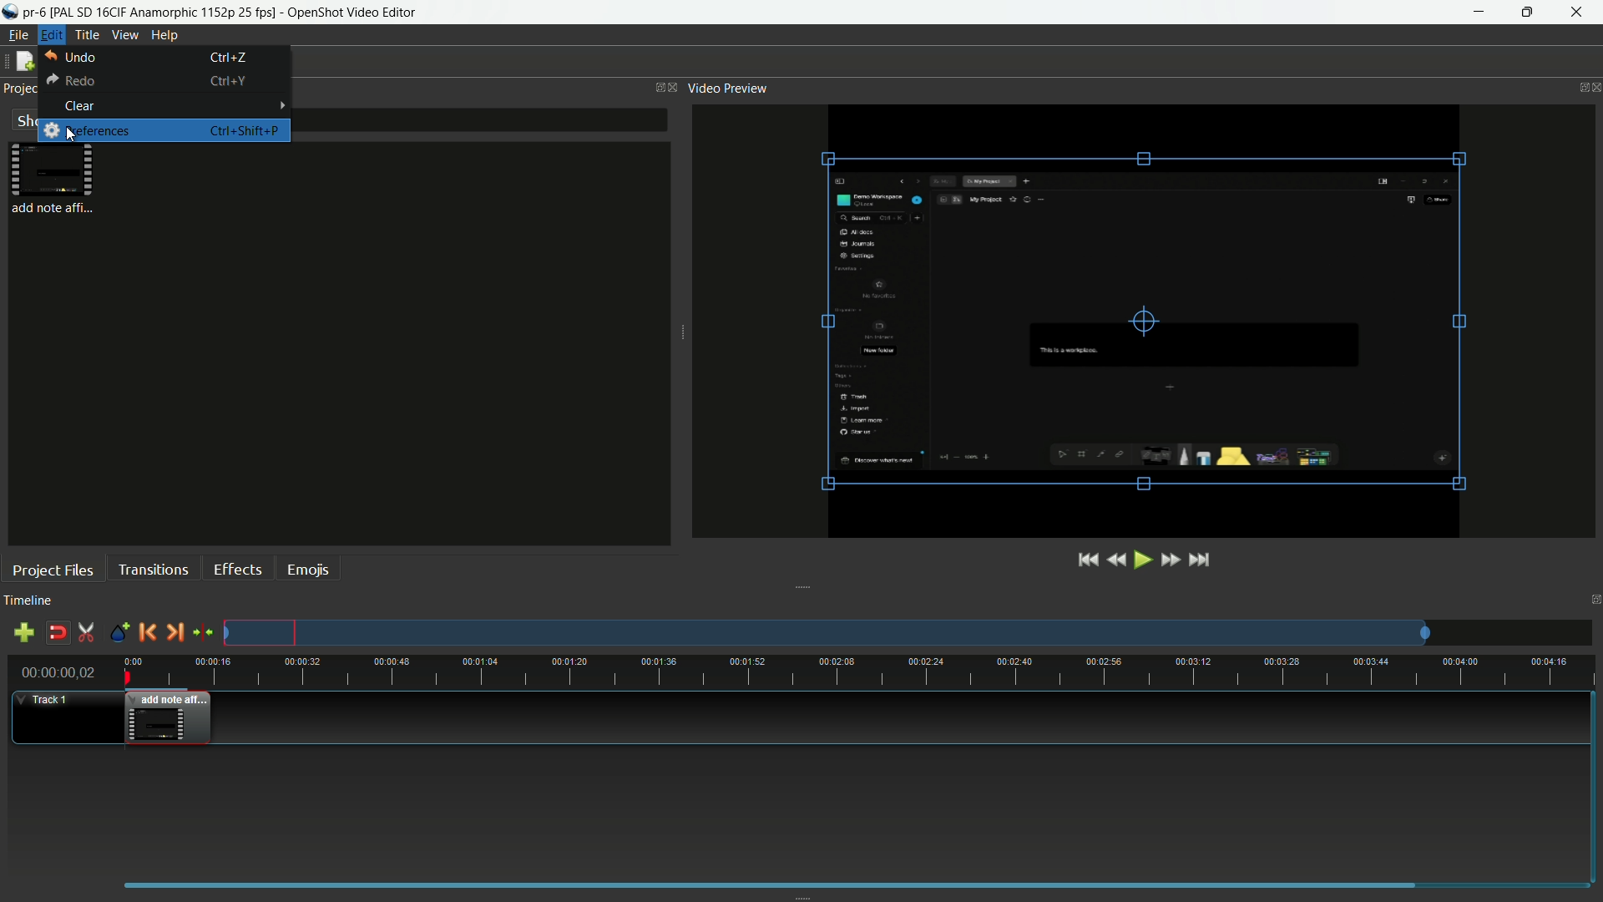 This screenshot has width=1603, height=902. Describe the element at coordinates (53, 700) in the screenshot. I see `track-1` at that location.